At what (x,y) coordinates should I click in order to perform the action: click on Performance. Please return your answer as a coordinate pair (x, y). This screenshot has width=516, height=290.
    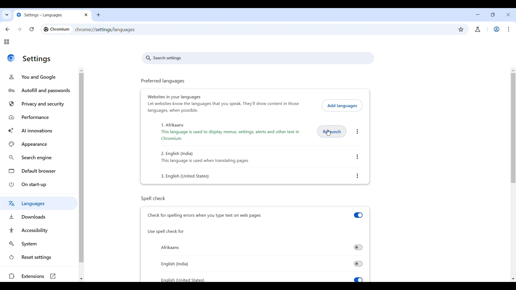
    Looking at the image, I should click on (40, 118).